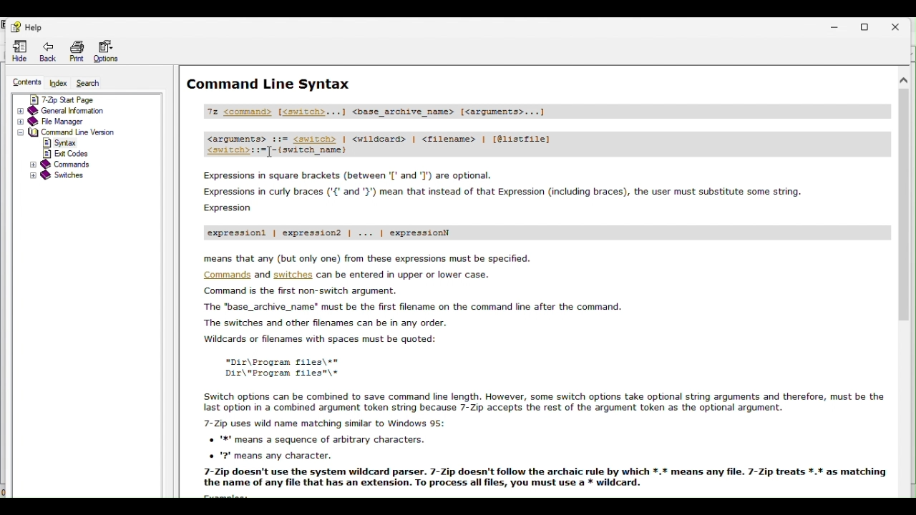 The image size is (916, 515). I want to click on Hide, so click(21, 50).